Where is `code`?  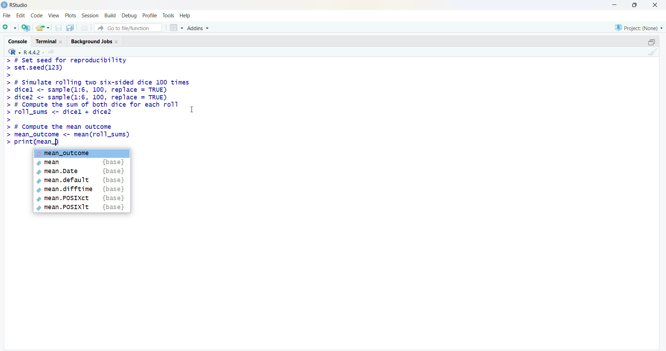 code is located at coordinates (37, 16).